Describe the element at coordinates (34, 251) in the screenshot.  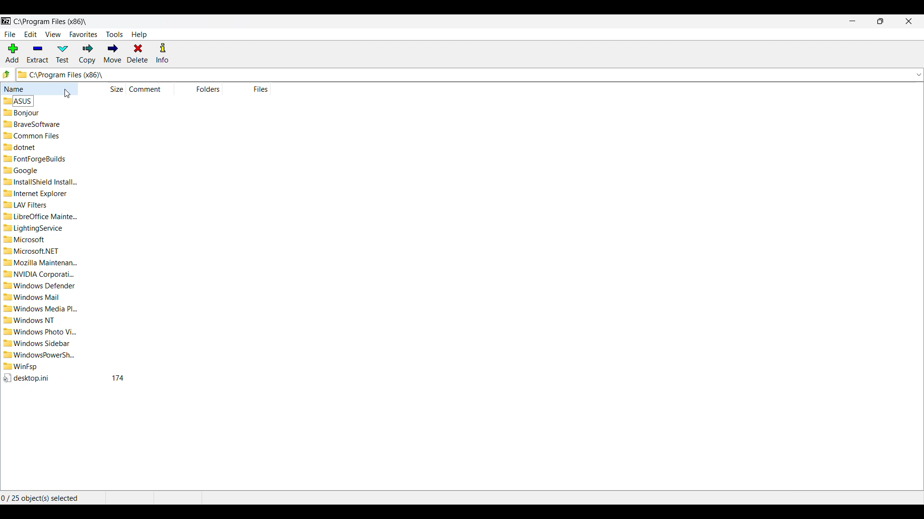
I see `Microsoft.NET` at that location.